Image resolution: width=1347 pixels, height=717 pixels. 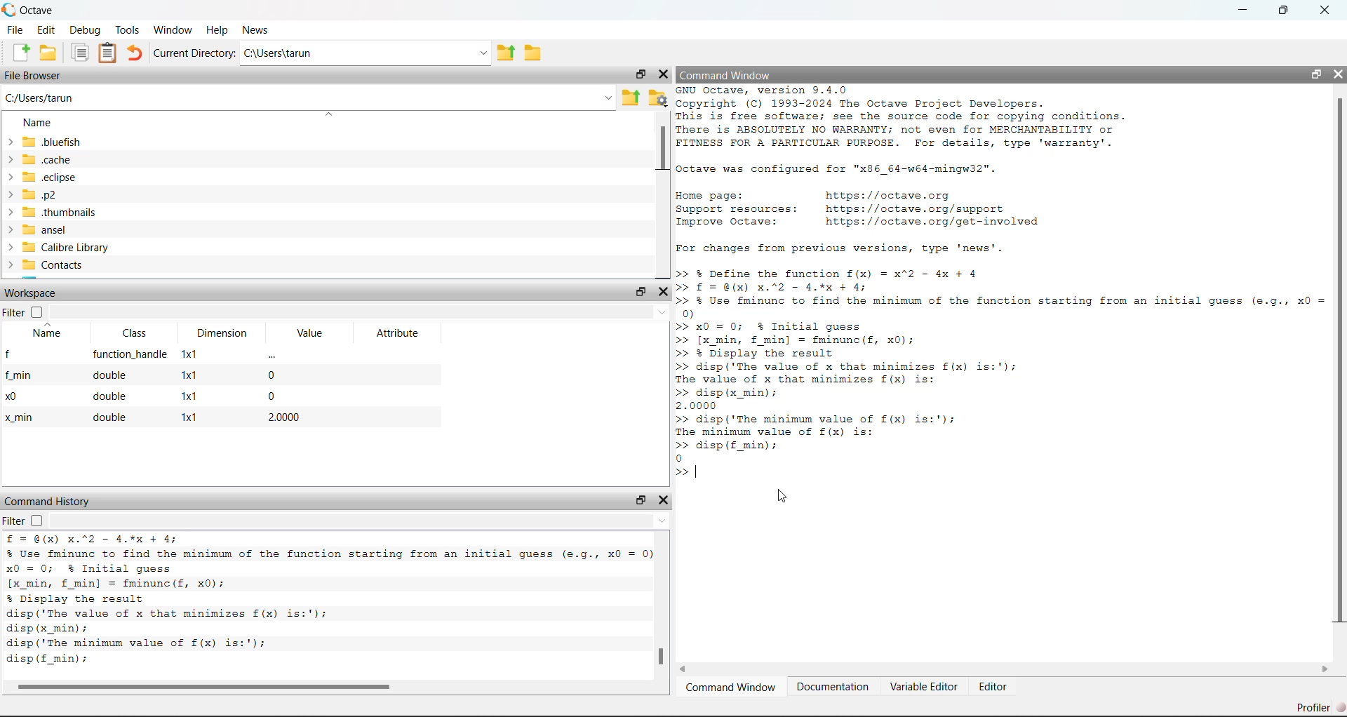 What do you see at coordinates (686, 670) in the screenshot?
I see `Left` at bounding box center [686, 670].